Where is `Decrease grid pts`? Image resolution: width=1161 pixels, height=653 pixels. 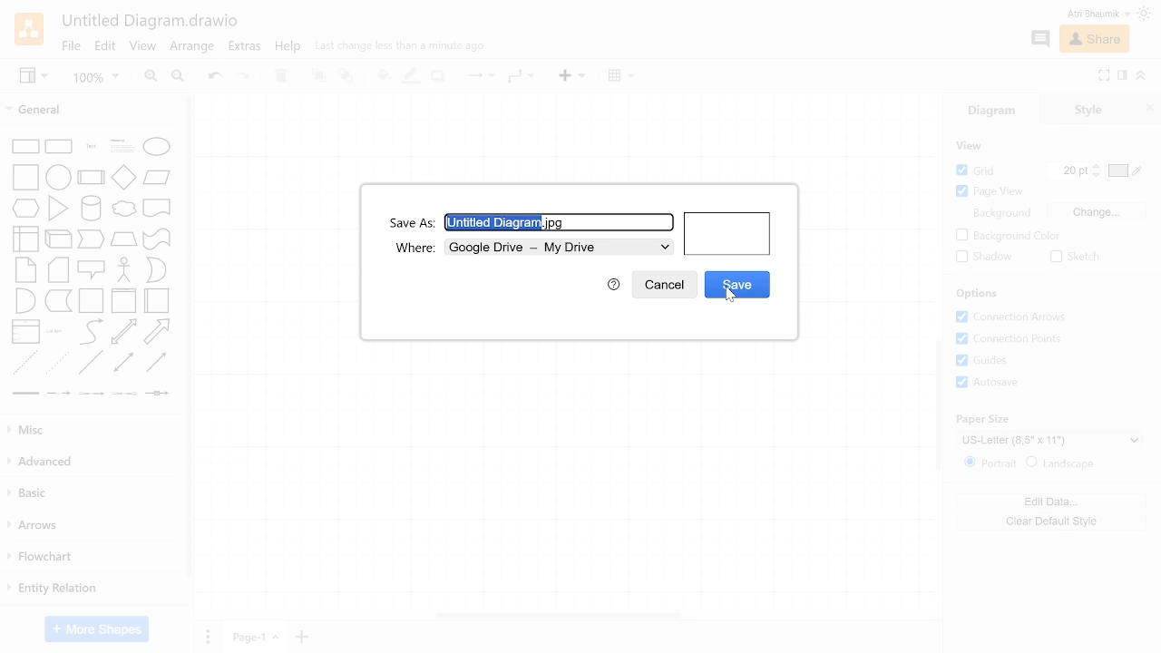
Decrease grid pts is located at coordinates (1098, 177).